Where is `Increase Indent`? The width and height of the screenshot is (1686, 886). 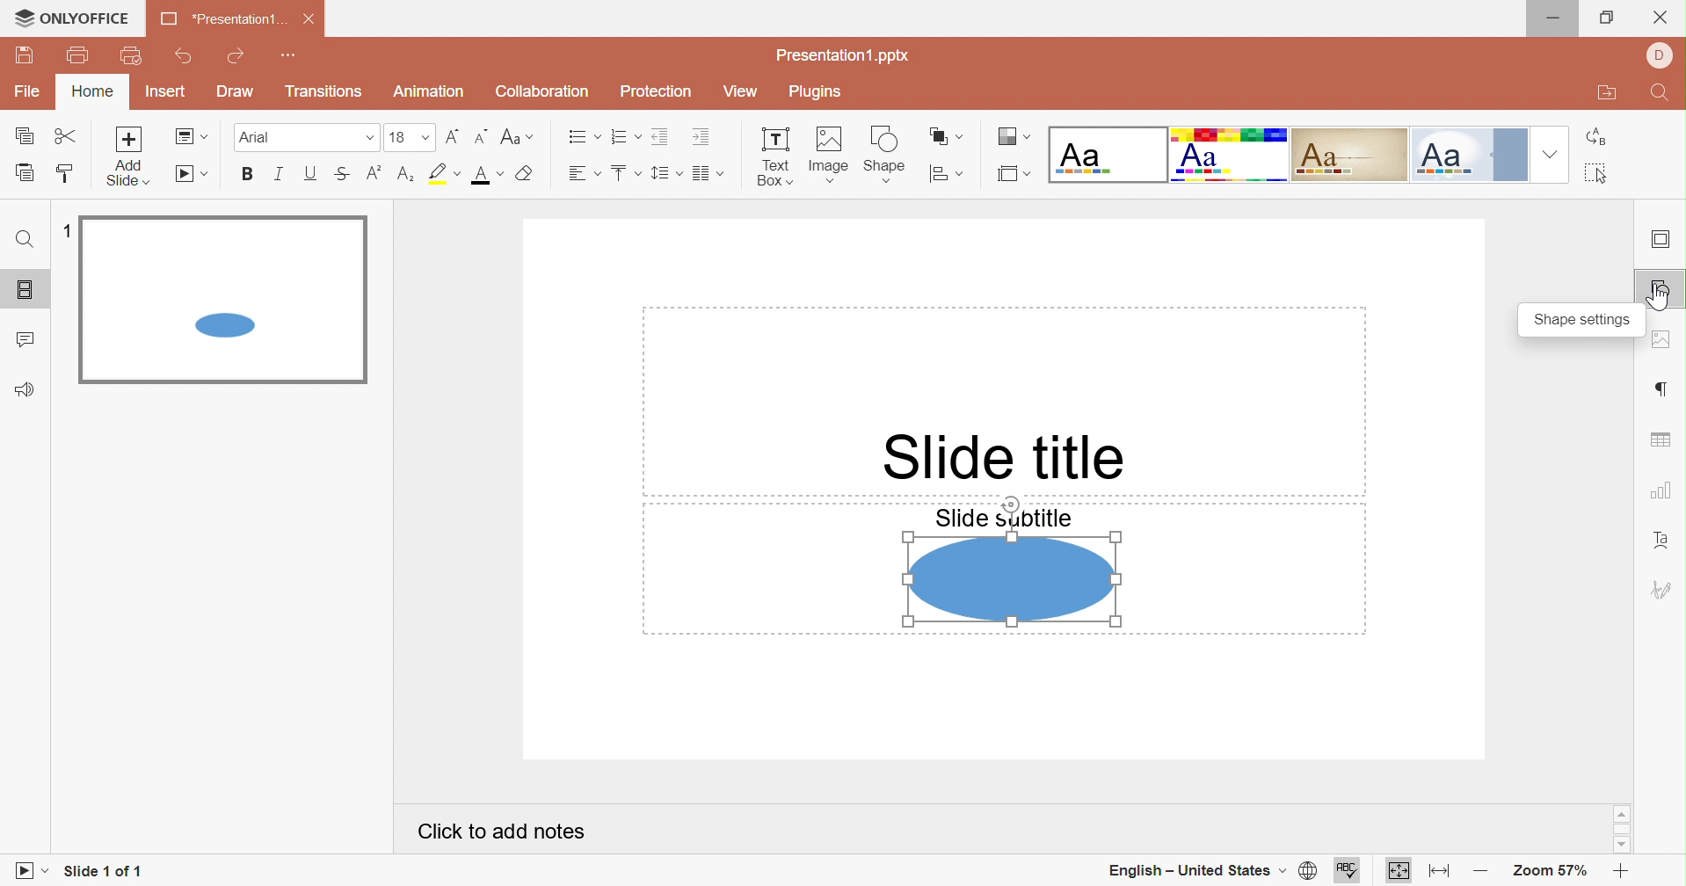 Increase Indent is located at coordinates (699, 137).